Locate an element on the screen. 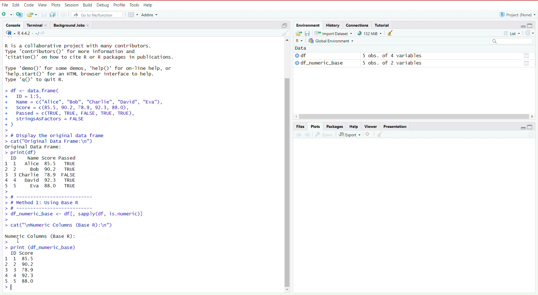 This screenshot has width=538, height=295. save current document is located at coordinates (44, 15).